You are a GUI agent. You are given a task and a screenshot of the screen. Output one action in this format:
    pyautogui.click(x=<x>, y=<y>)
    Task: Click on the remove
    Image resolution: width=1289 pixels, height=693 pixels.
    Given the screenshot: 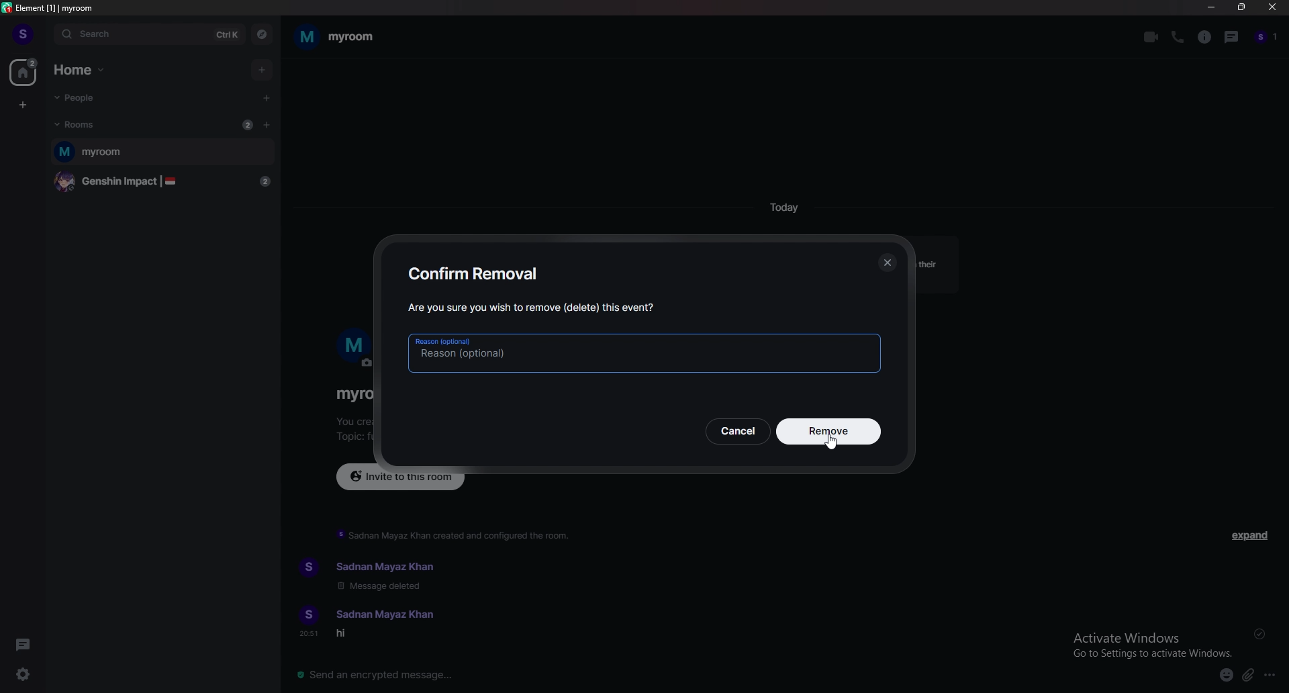 What is the action you would take?
    pyautogui.click(x=827, y=431)
    